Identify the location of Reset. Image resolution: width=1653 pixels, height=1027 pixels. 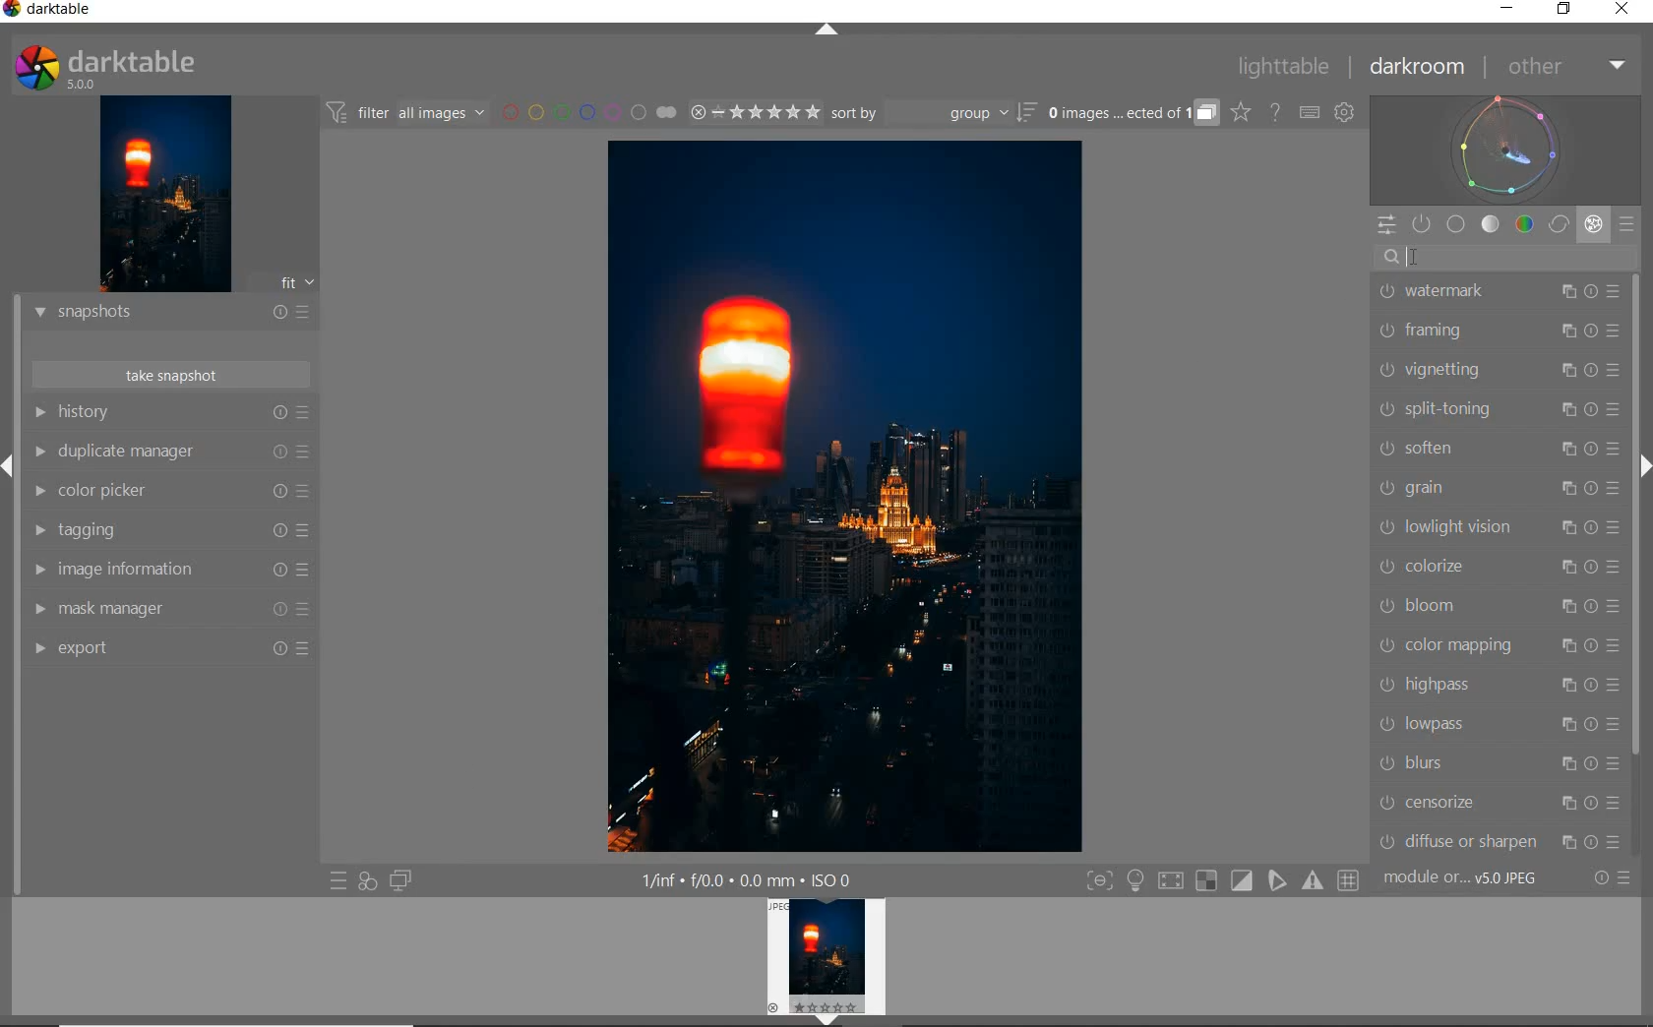
(1592, 839).